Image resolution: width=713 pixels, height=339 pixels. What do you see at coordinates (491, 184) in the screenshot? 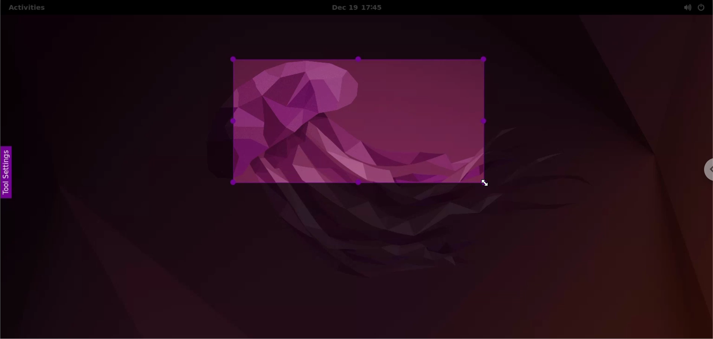
I see `cursor` at bounding box center [491, 184].